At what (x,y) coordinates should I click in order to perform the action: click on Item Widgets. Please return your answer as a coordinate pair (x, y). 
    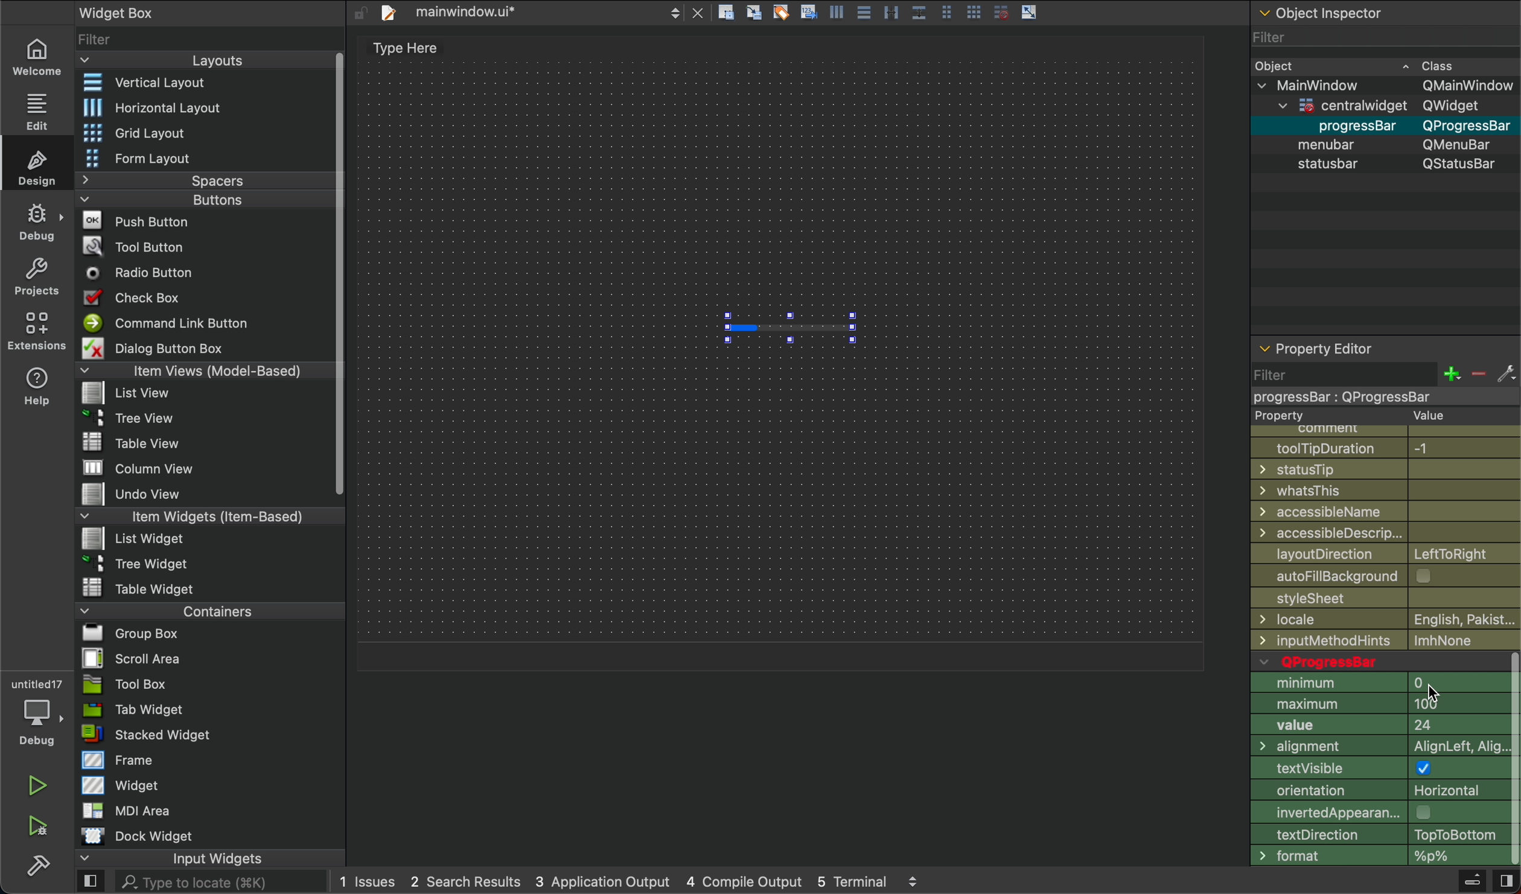
    Looking at the image, I should click on (190, 515).